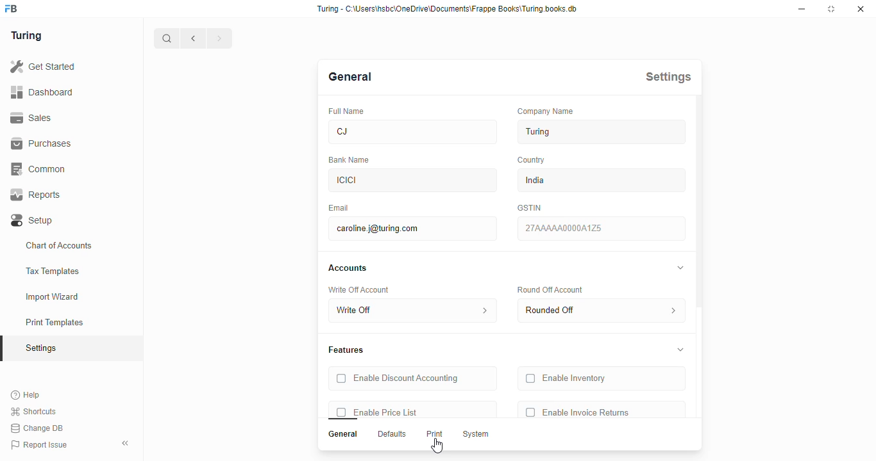  I want to click on Rounded Off, so click(602, 311).